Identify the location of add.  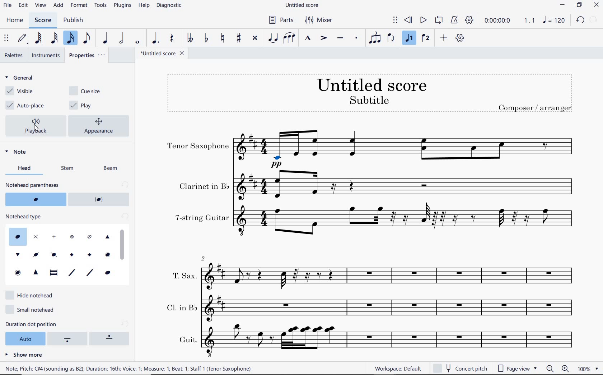
(59, 5).